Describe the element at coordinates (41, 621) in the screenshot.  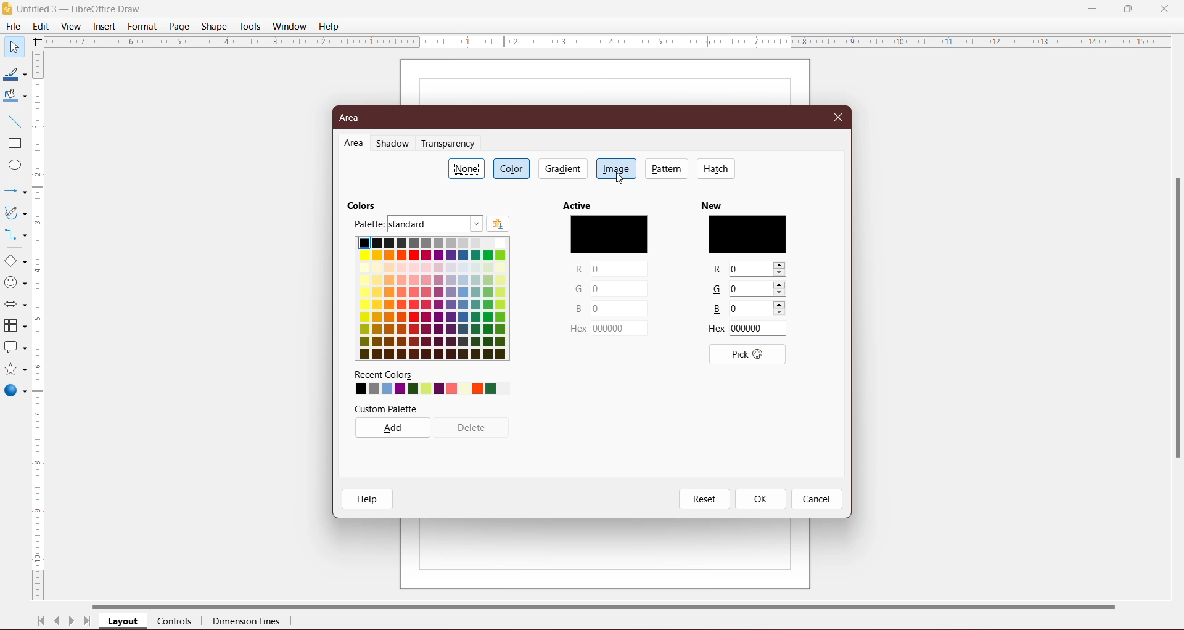
I see `Scroll to first page` at that location.